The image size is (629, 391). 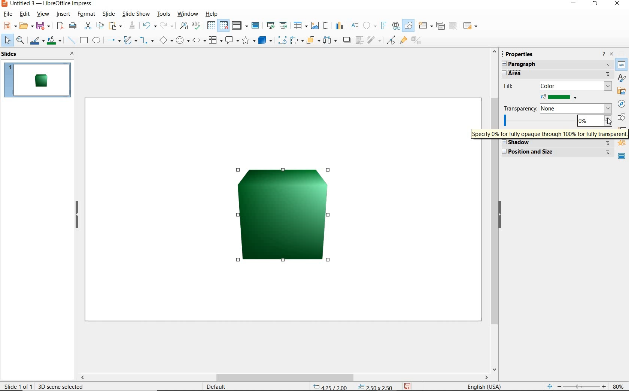 What do you see at coordinates (272, 25) in the screenshot?
I see `start from first slide` at bounding box center [272, 25].